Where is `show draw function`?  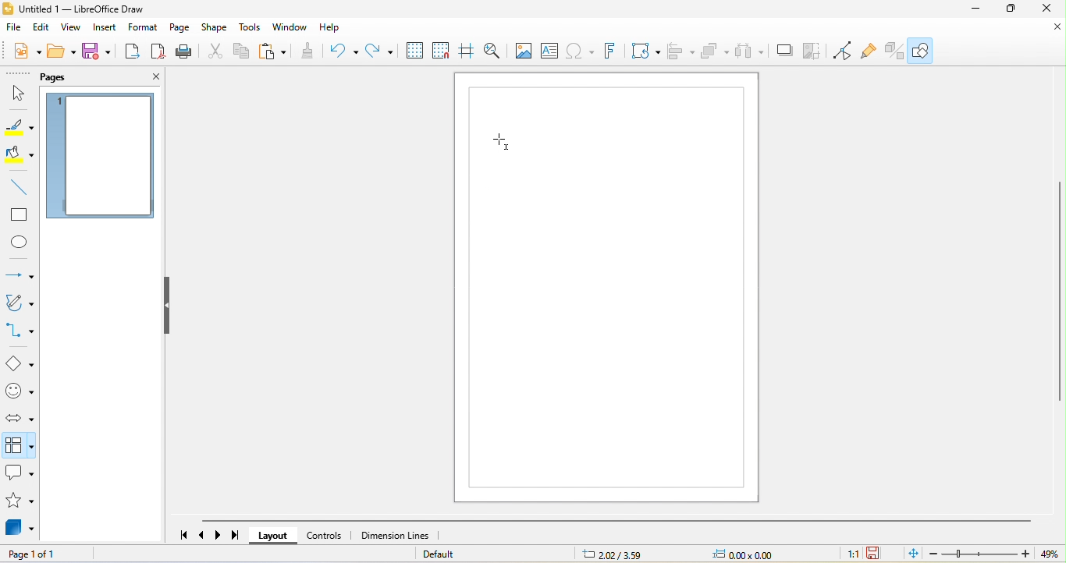 show draw function is located at coordinates (920, 51).